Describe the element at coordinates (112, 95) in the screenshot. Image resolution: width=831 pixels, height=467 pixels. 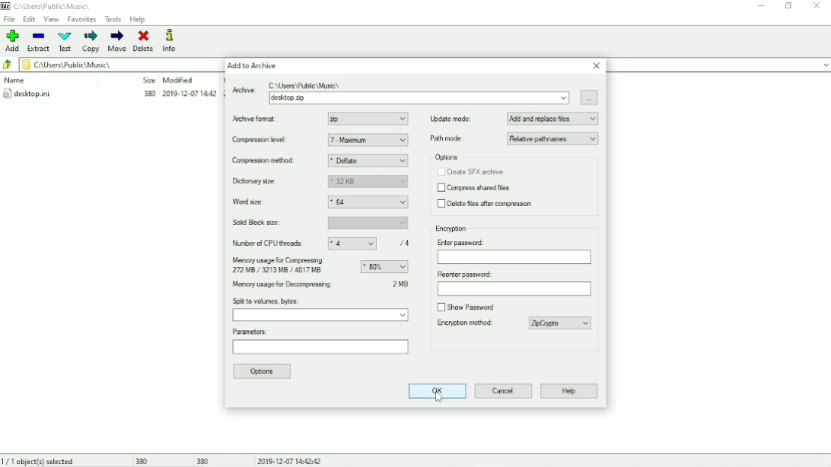
I see `desktop.ini` at that location.